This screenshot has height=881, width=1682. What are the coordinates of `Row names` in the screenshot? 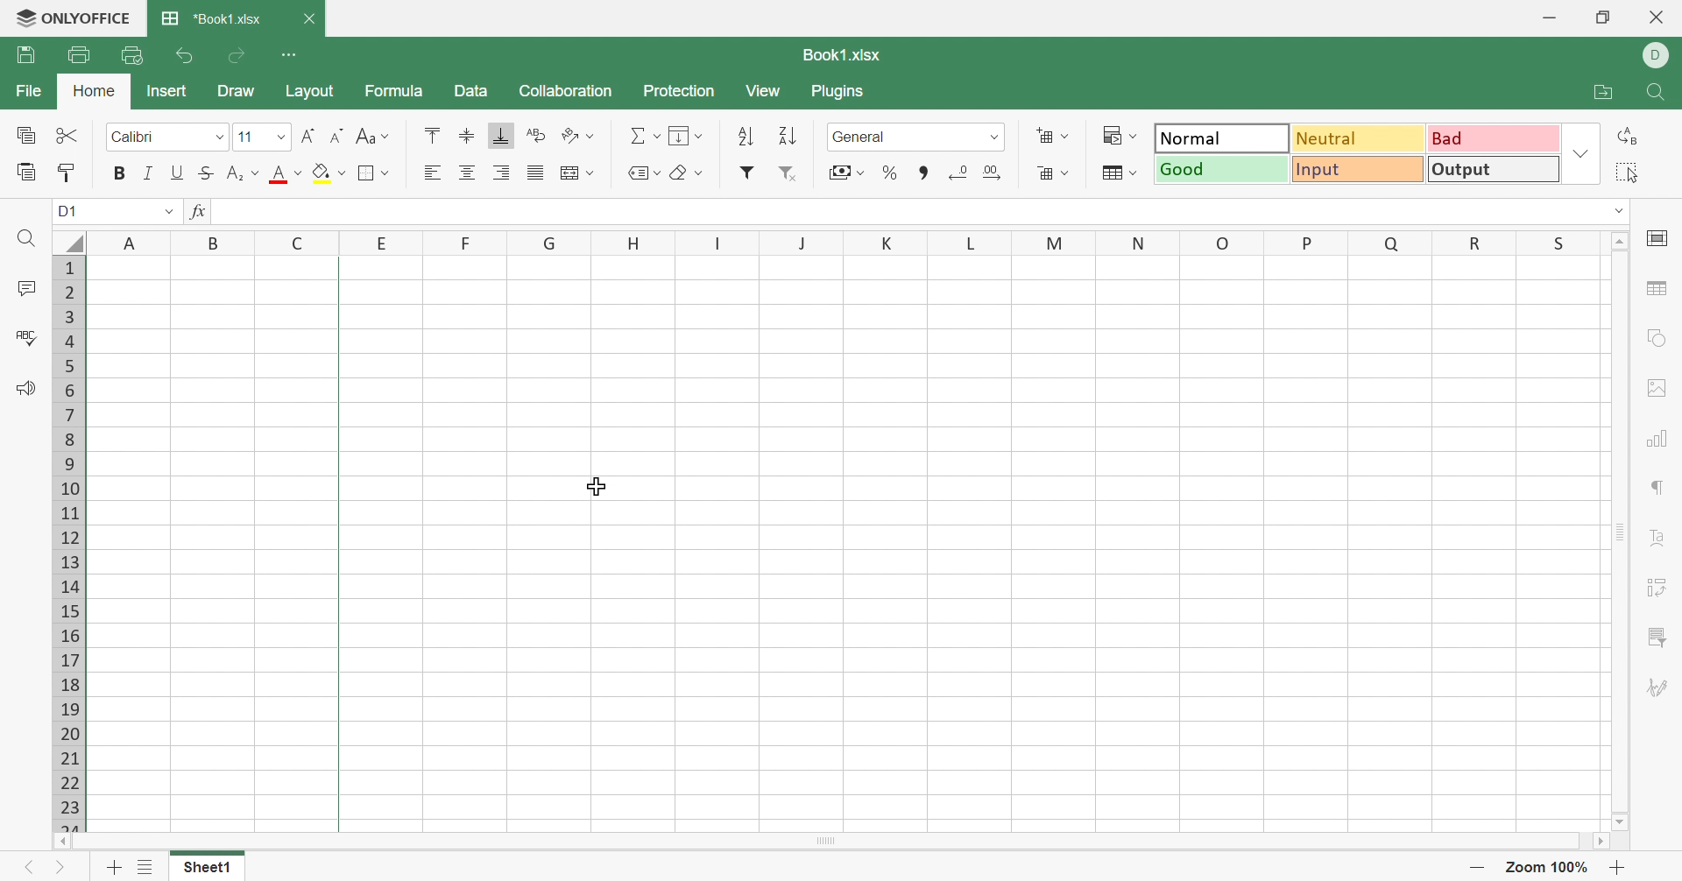 It's located at (67, 540).